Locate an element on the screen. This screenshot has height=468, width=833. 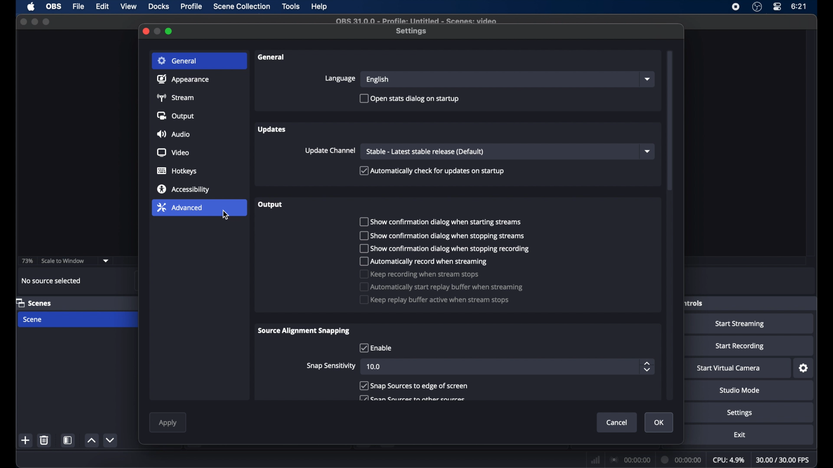
output is located at coordinates (271, 205).